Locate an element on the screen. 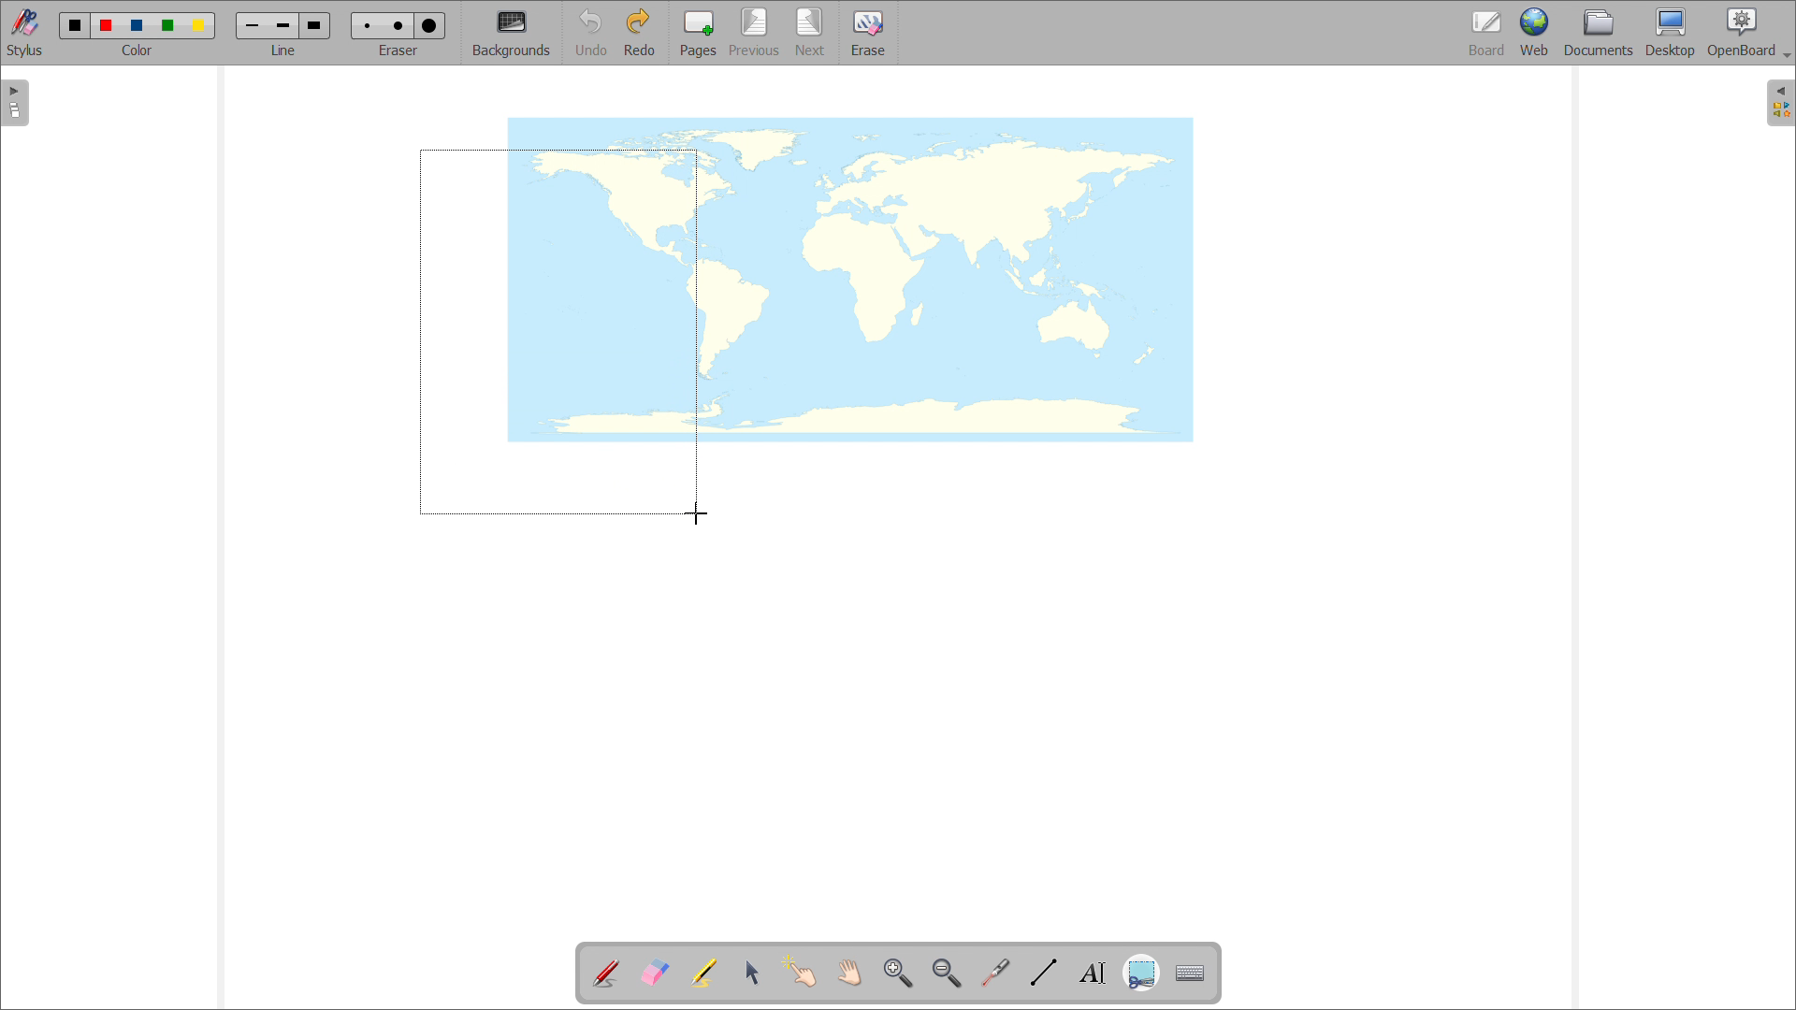 The width and height of the screenshot is (1796, 1010). virtual laser pointer is located at coordinates (994, 974).